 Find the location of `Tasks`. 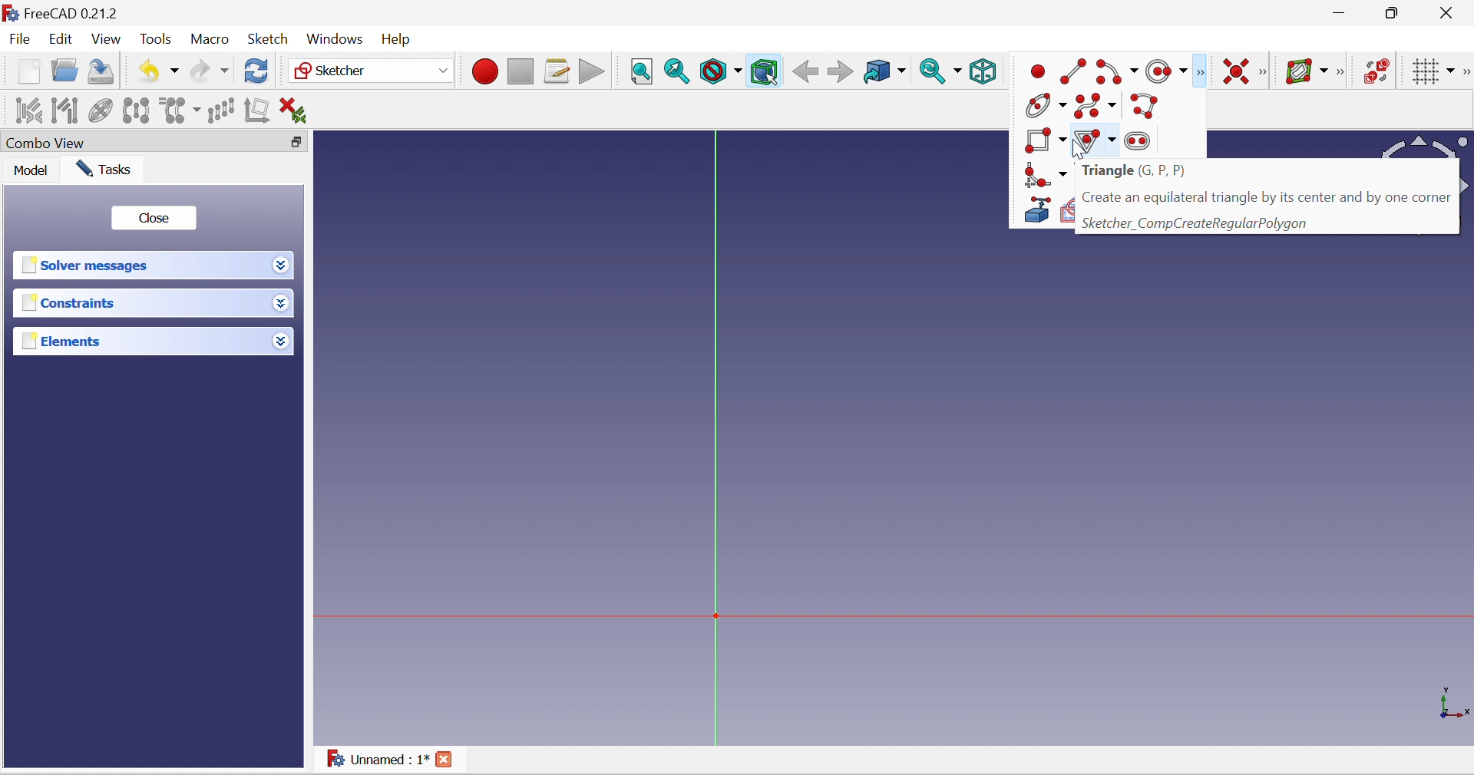

Tasks is located at coordinates (104, 170).